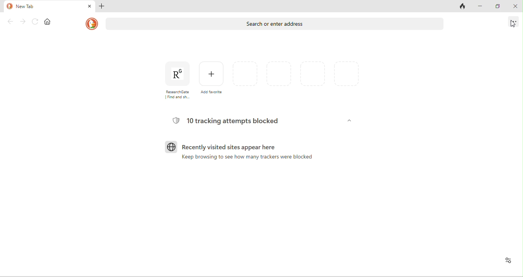 The image size is (523, 277). Describe the element at coordinates (10, 21) in the screenshot. I see `back` at that location.